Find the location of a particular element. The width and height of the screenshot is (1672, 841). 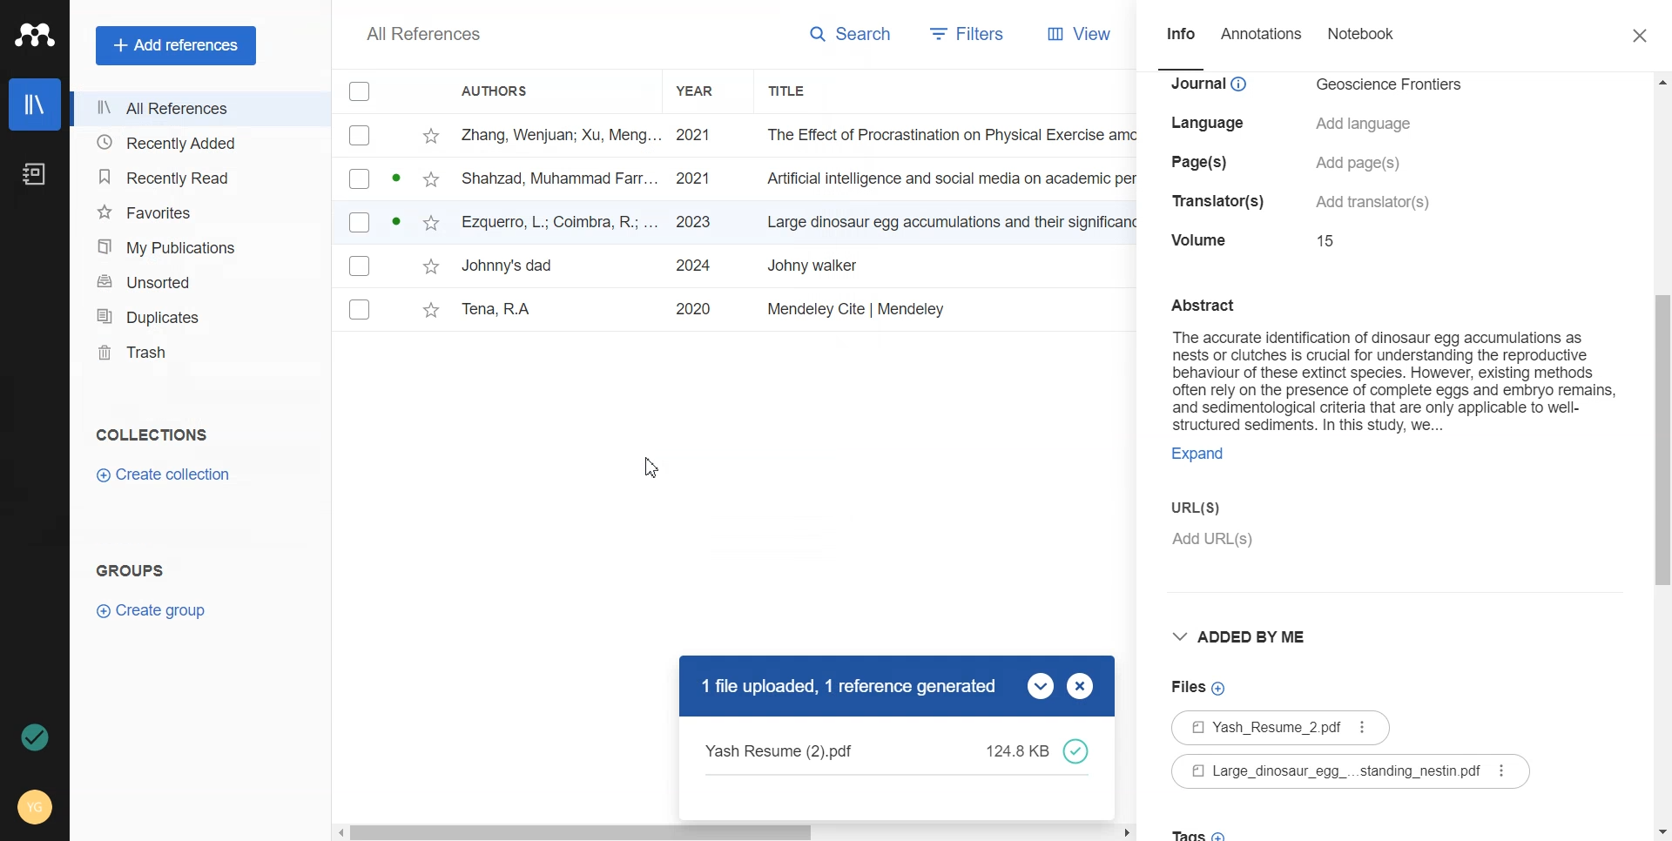

Drop down box is located at coordinates (1041, 685).